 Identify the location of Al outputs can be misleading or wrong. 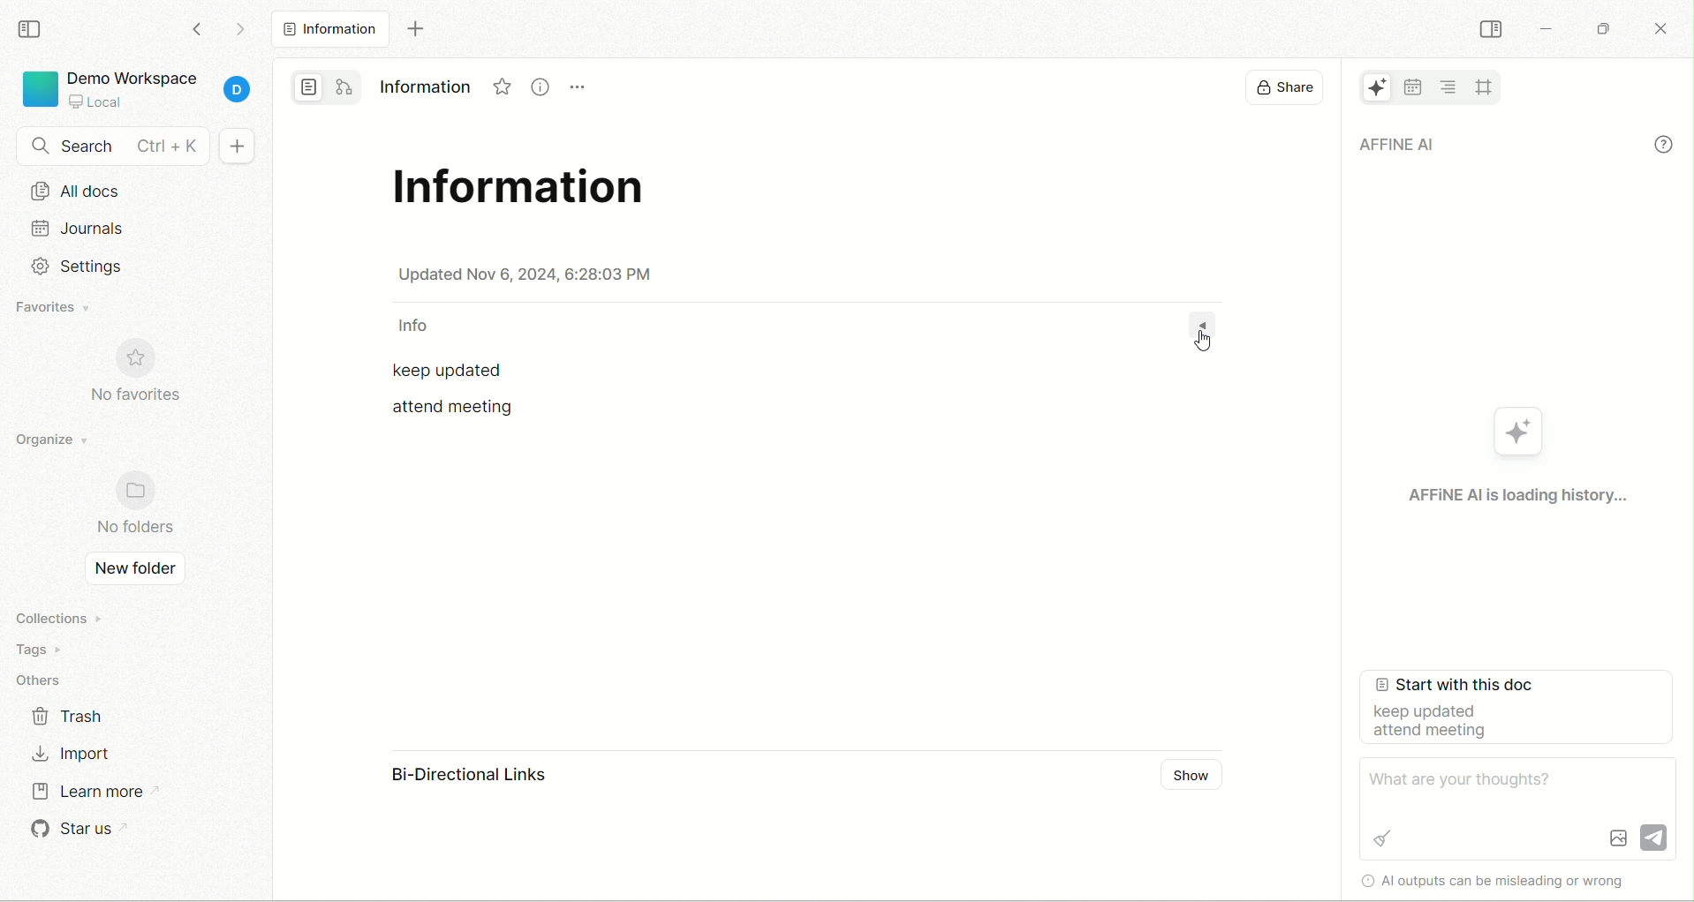
(1496, 883).